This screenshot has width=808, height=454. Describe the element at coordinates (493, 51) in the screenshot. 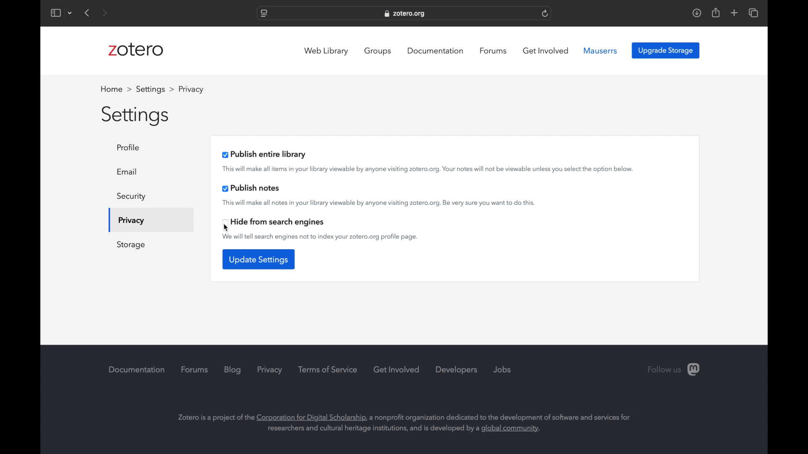

I see `forums` at that location.